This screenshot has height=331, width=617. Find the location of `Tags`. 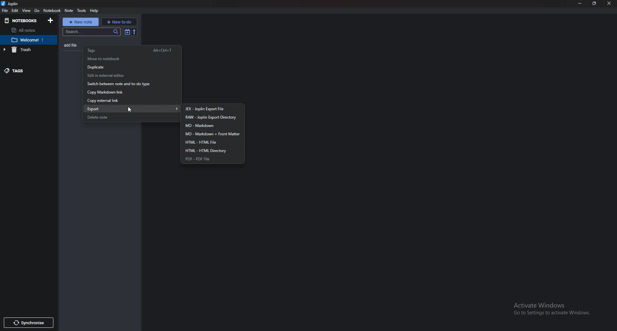

Tags is located at coordinates (132, 50).